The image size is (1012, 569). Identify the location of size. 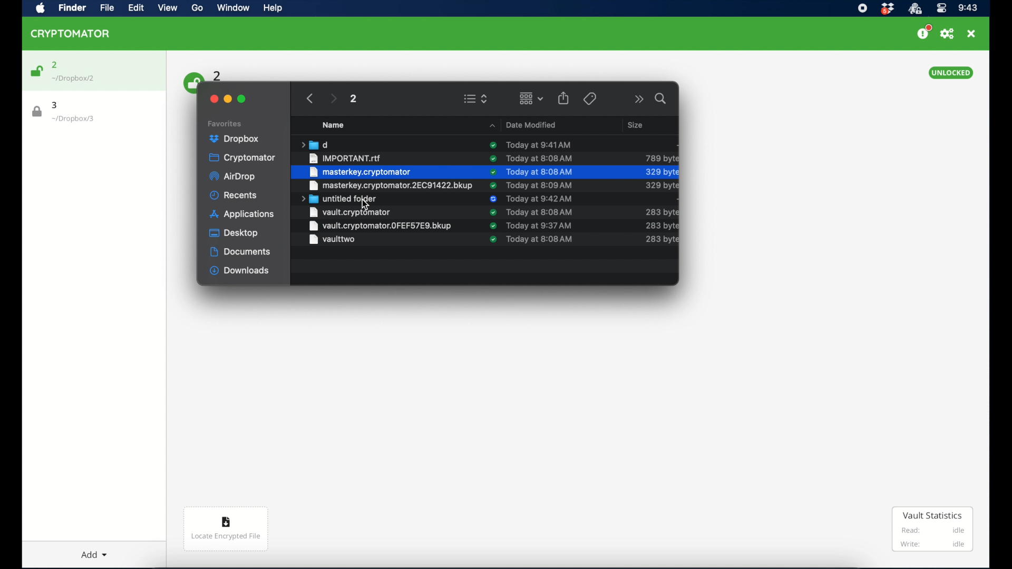
(661, 158).